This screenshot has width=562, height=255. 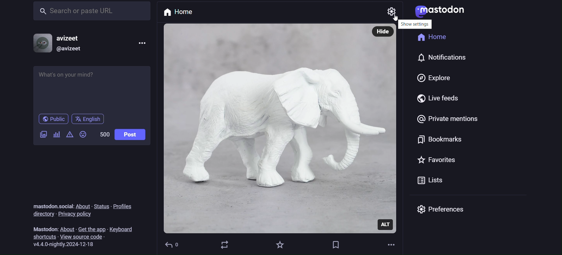 I want to click on Favorites, so click(x=436, y=162).